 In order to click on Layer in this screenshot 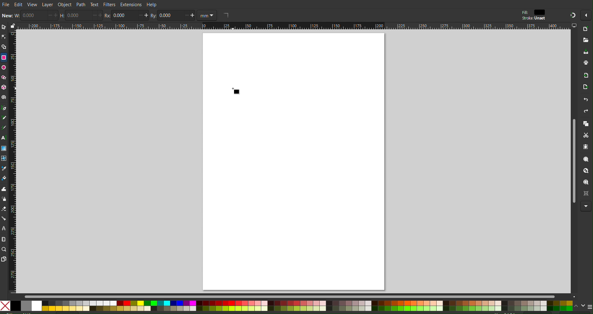, I will do `click(47, 4)`.